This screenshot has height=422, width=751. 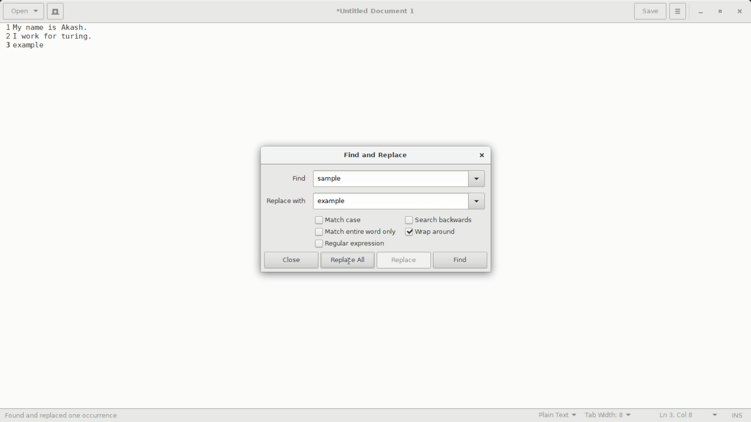 I want to click on new document, so click(x=58, y=11).